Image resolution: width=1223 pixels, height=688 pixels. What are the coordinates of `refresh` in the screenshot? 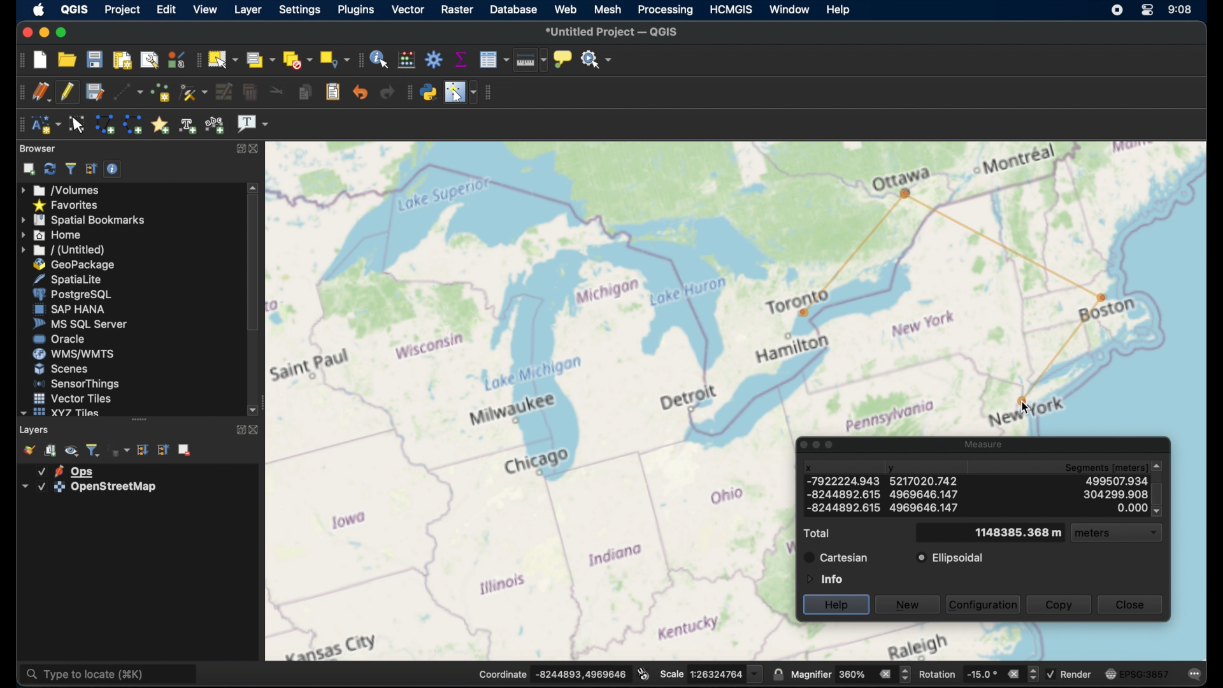 It's located at (49, 169).